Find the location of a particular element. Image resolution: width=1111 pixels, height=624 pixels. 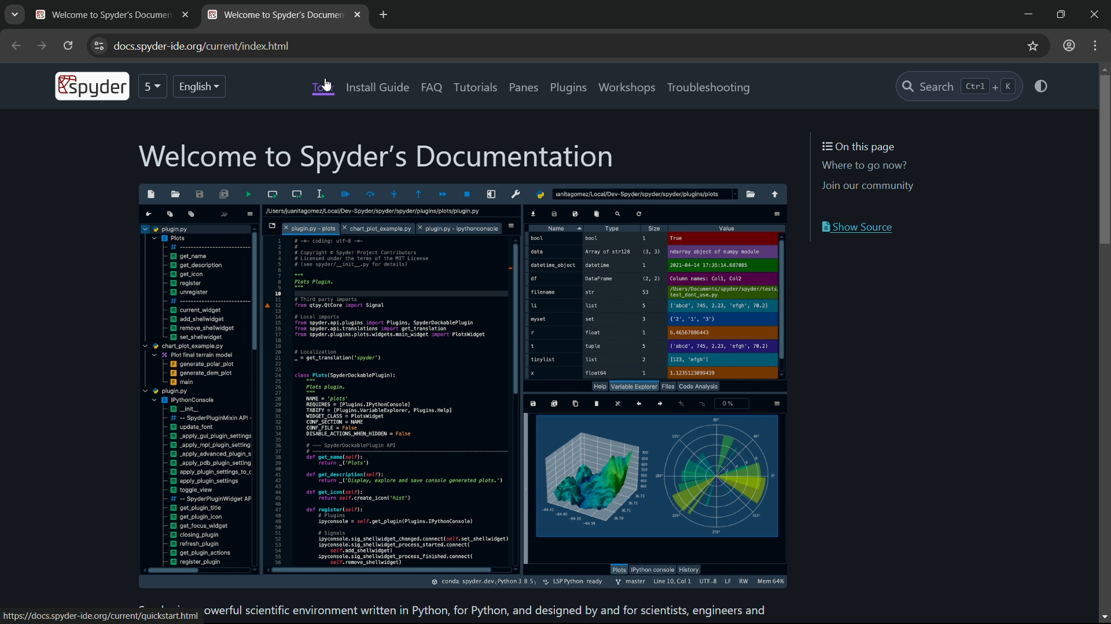

5 is located at coordinates (152, 87).